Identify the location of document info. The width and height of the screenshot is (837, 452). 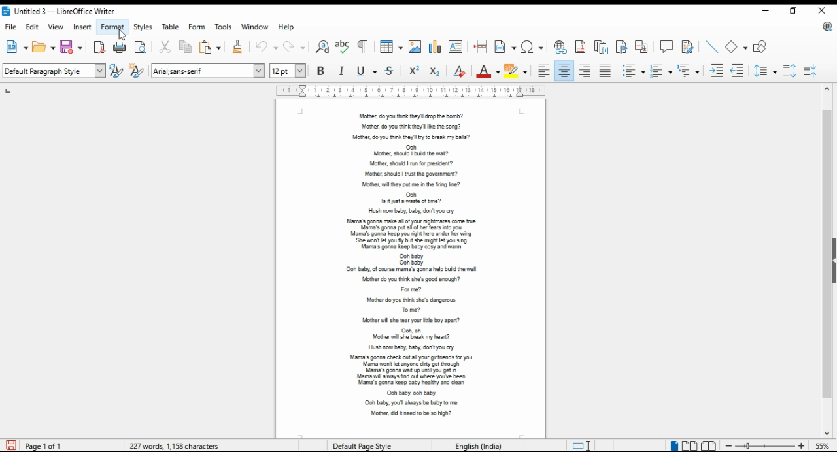
(176, 444).